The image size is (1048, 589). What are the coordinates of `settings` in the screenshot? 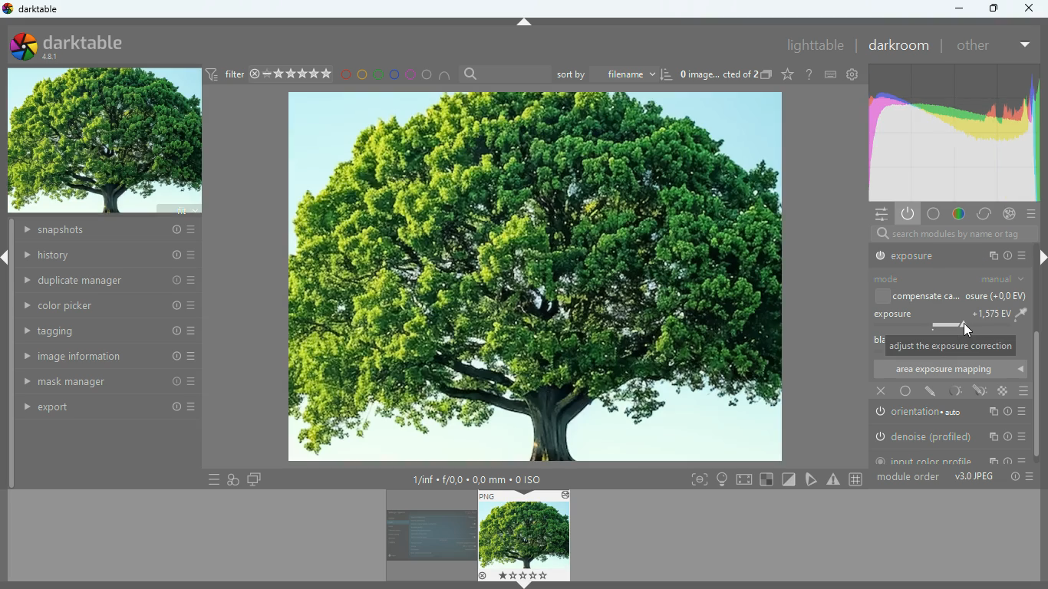 It's located at (854, 74).